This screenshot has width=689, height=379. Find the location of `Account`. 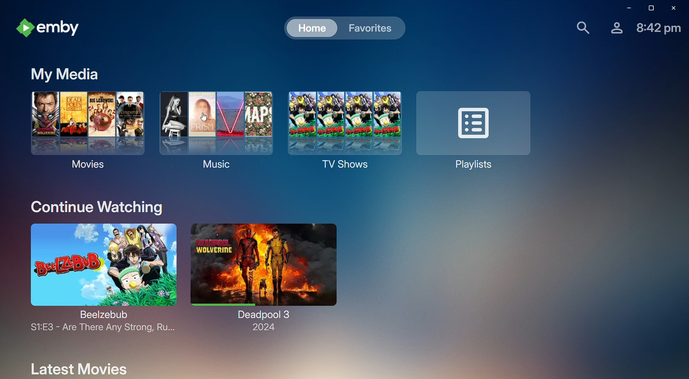

Account is located at coordinates (615, 29).